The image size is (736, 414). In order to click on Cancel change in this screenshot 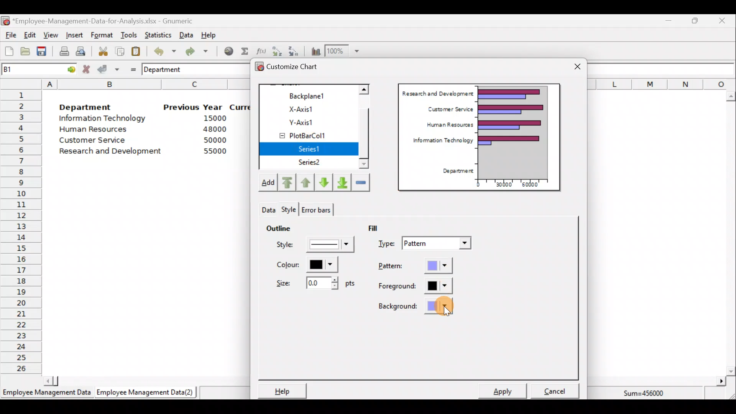, I will do `click(87, 69)`.